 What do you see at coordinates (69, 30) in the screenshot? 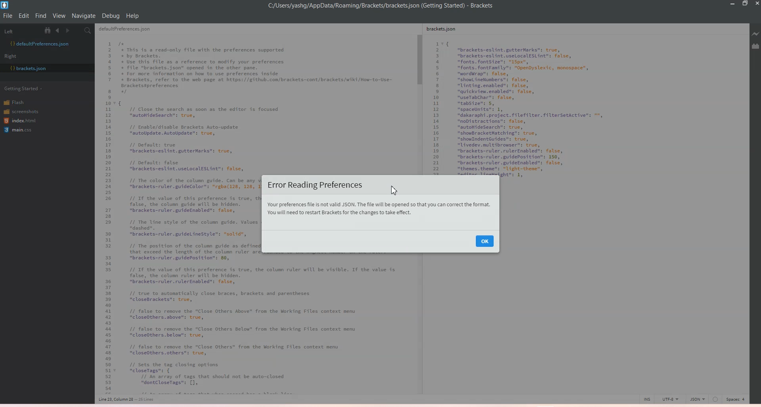
I see `Navigate Forwards` at bounding box center [69, 30].